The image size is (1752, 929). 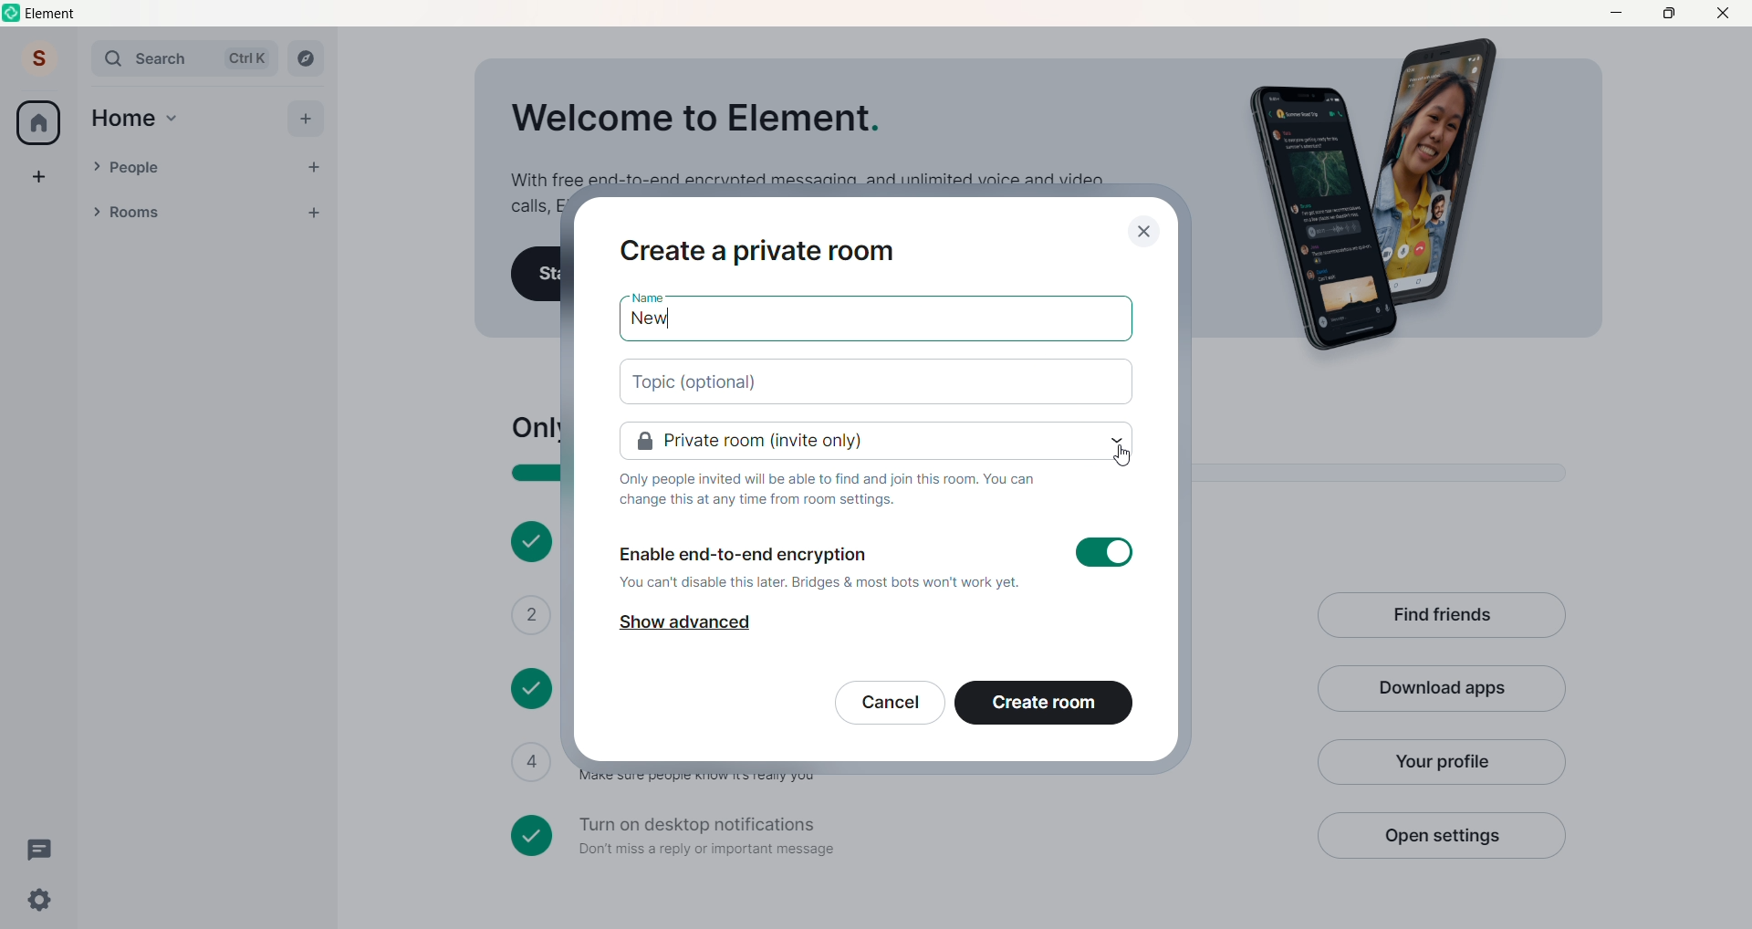 What do you see at coordinates (13, 13) in the screenshot?
I see `Logo` at bounding box center [13, 13].